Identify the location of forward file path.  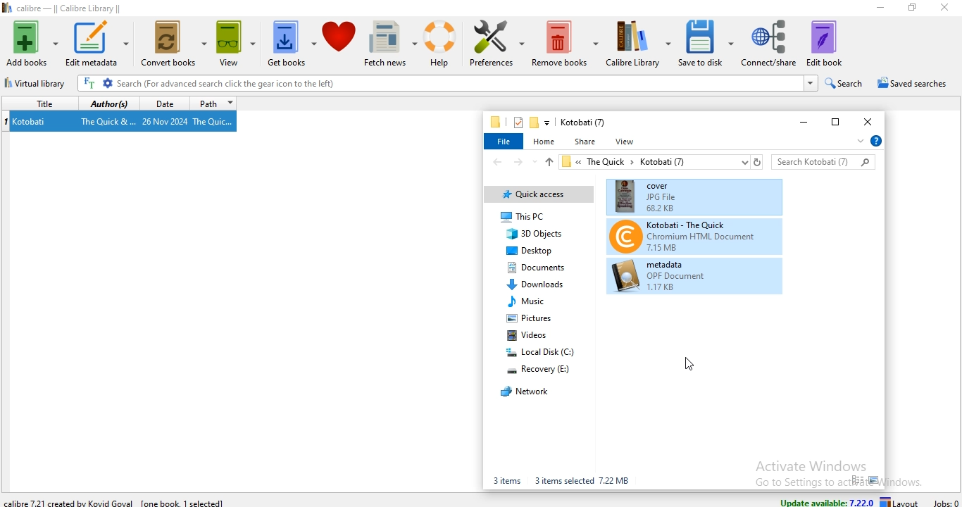
(520, 163).